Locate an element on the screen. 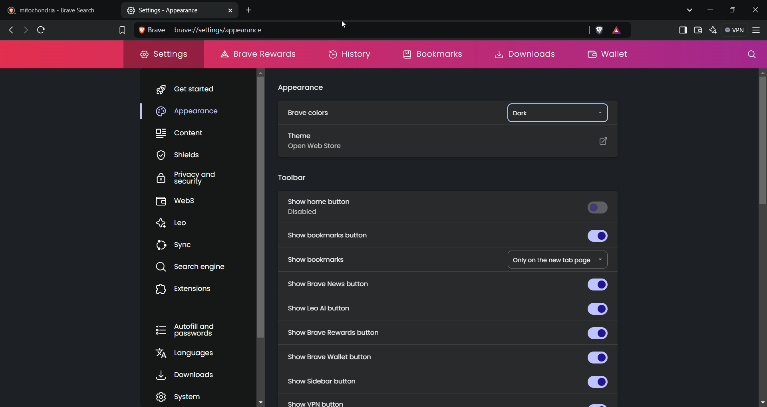 The image size is (767, 407). settings is located at coordinates (163, 55).